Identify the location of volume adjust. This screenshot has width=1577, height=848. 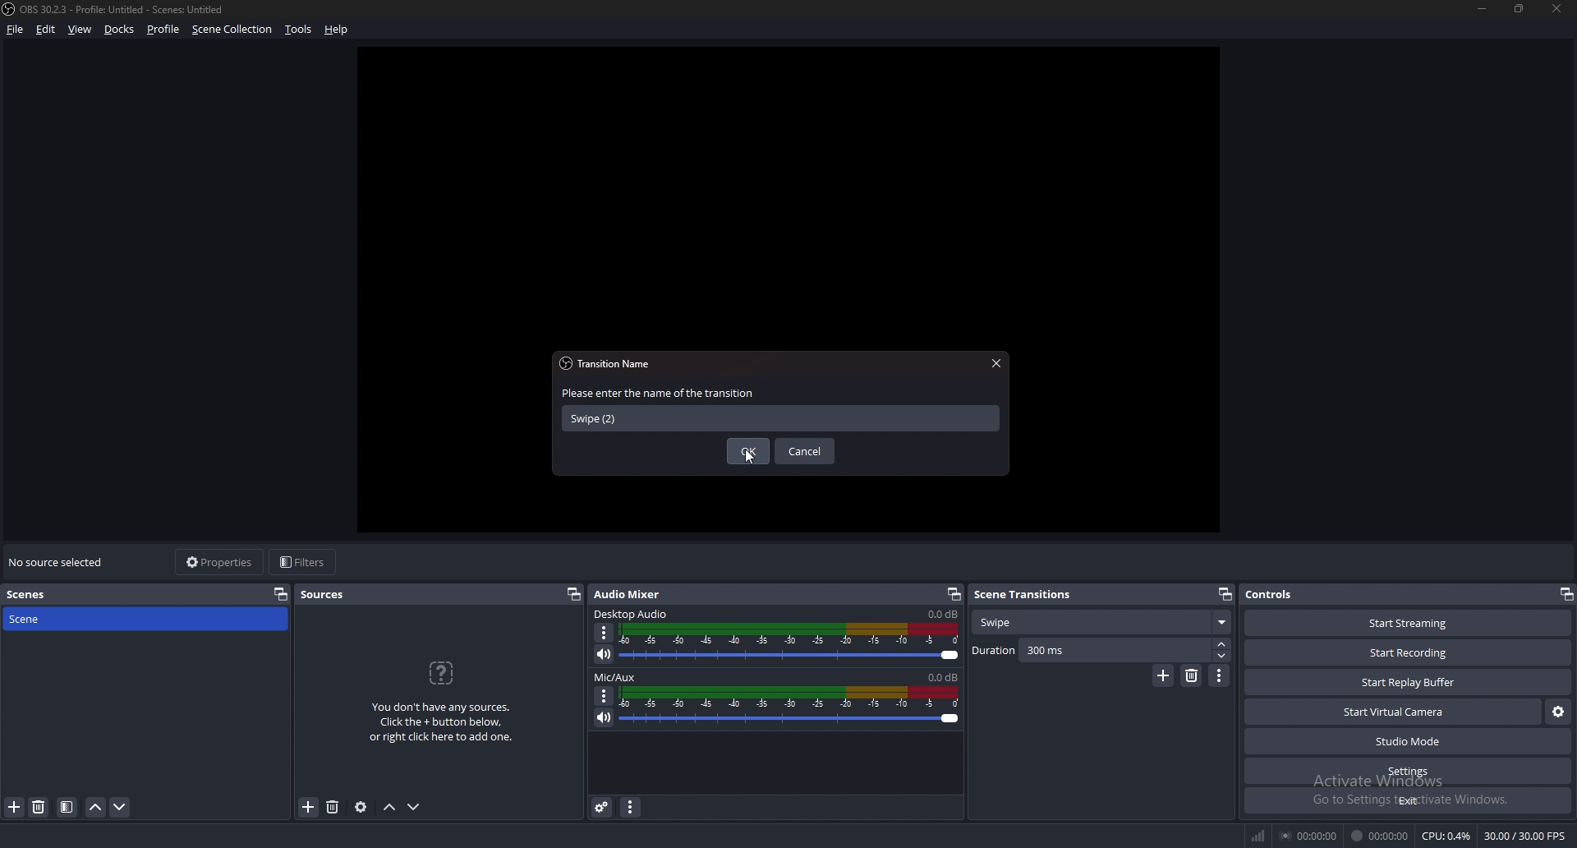
(791, 643).